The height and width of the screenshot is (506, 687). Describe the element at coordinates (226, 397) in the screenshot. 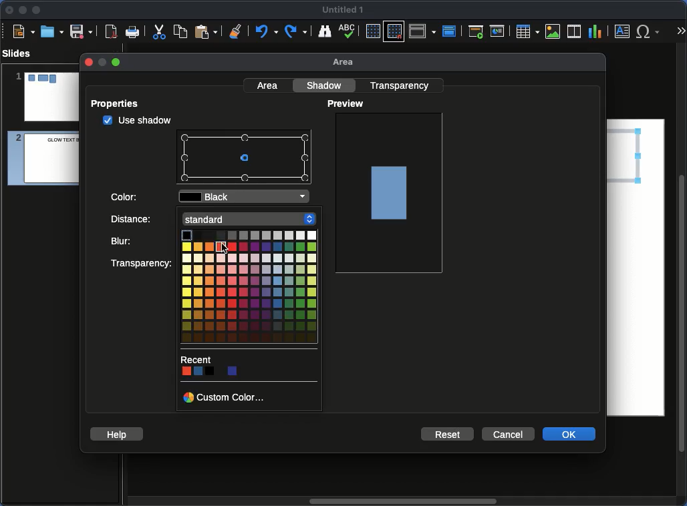

I see `Custom color` at that location.